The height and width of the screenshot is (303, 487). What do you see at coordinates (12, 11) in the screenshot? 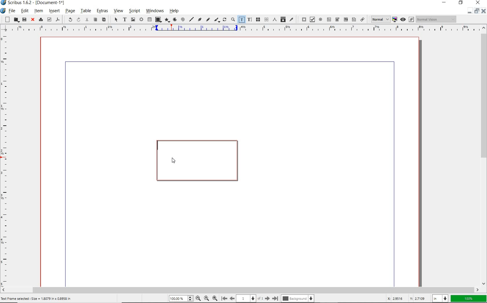
I see `file` at bounding box center [12, 11].